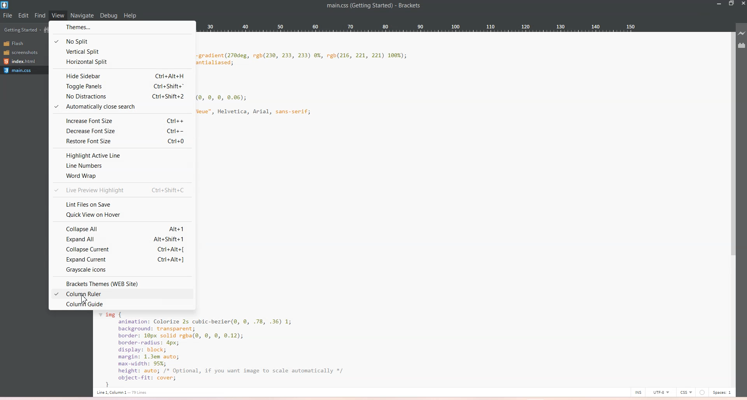 The height and width of the screenshot is (400, 747). I want to click on Debug, so click(109, 16).